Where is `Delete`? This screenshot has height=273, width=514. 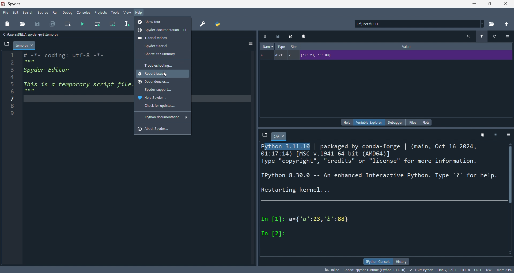 Delete is located at coordinates (304, 37).